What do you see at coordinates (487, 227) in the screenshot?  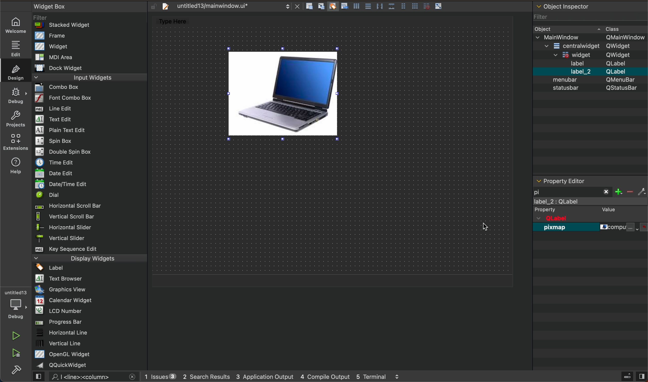 I see `cursor` at bounding box center [487, 227].